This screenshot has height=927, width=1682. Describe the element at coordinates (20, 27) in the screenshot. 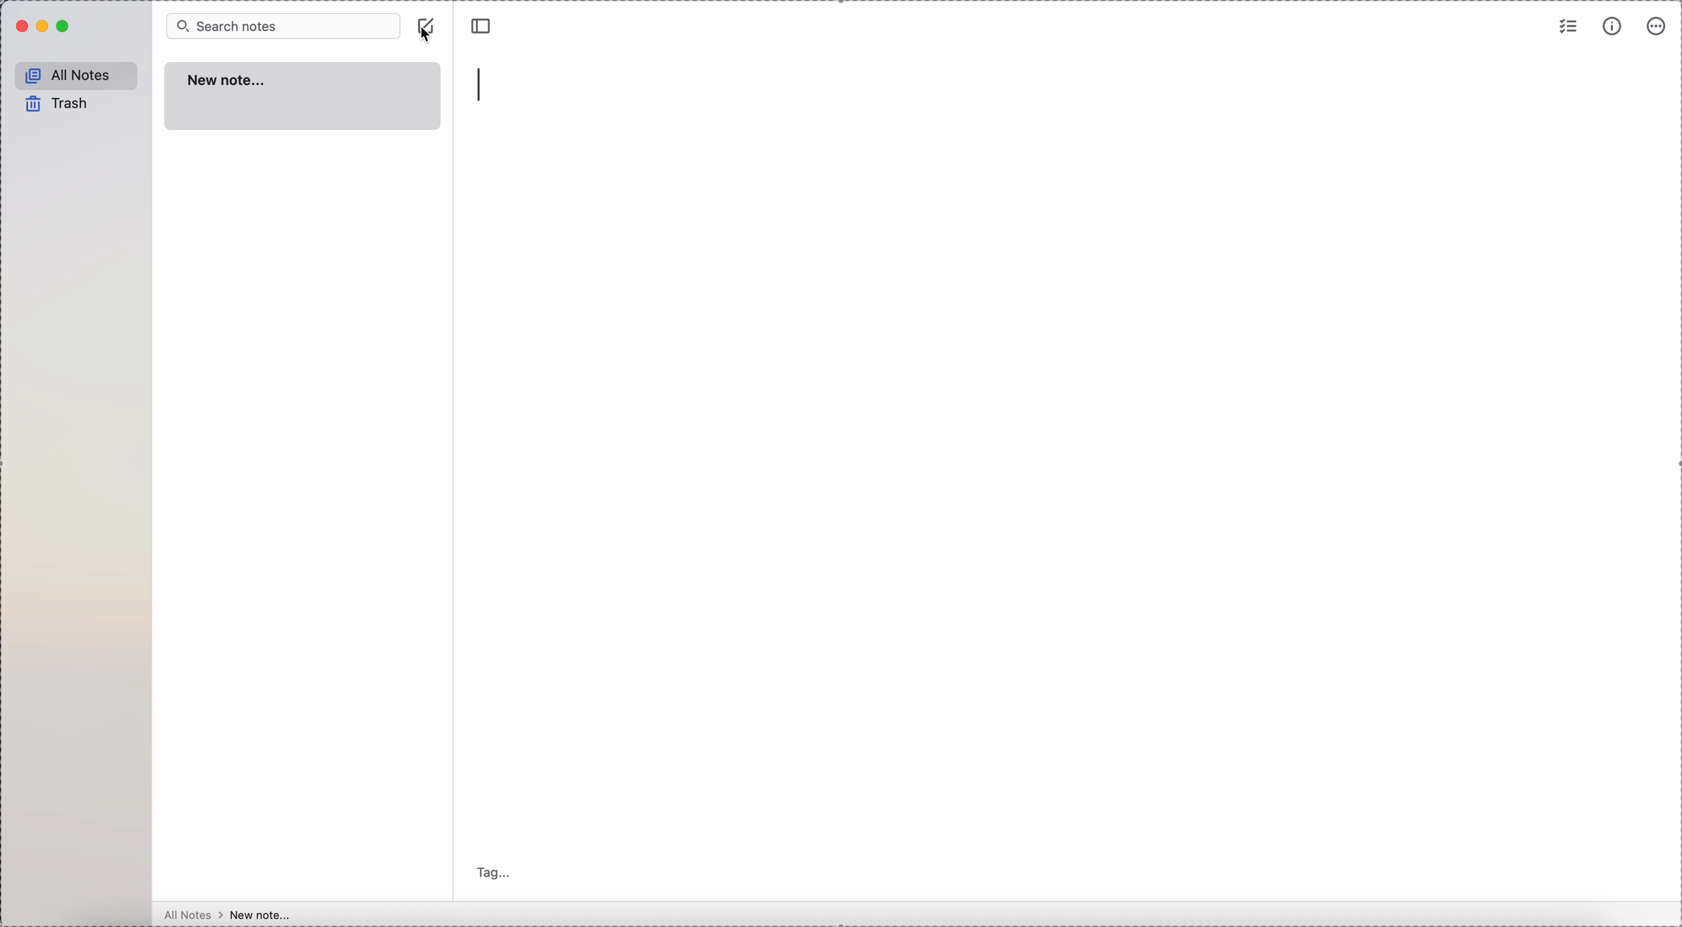

I see `close Simplenote` at that location.